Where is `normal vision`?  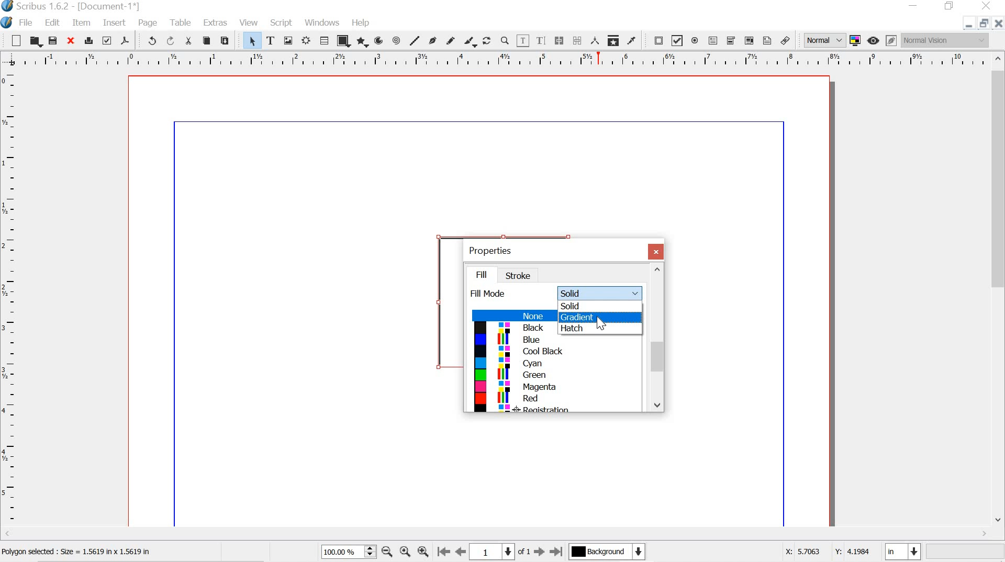 normal vision is located at coordinates (946, 41).